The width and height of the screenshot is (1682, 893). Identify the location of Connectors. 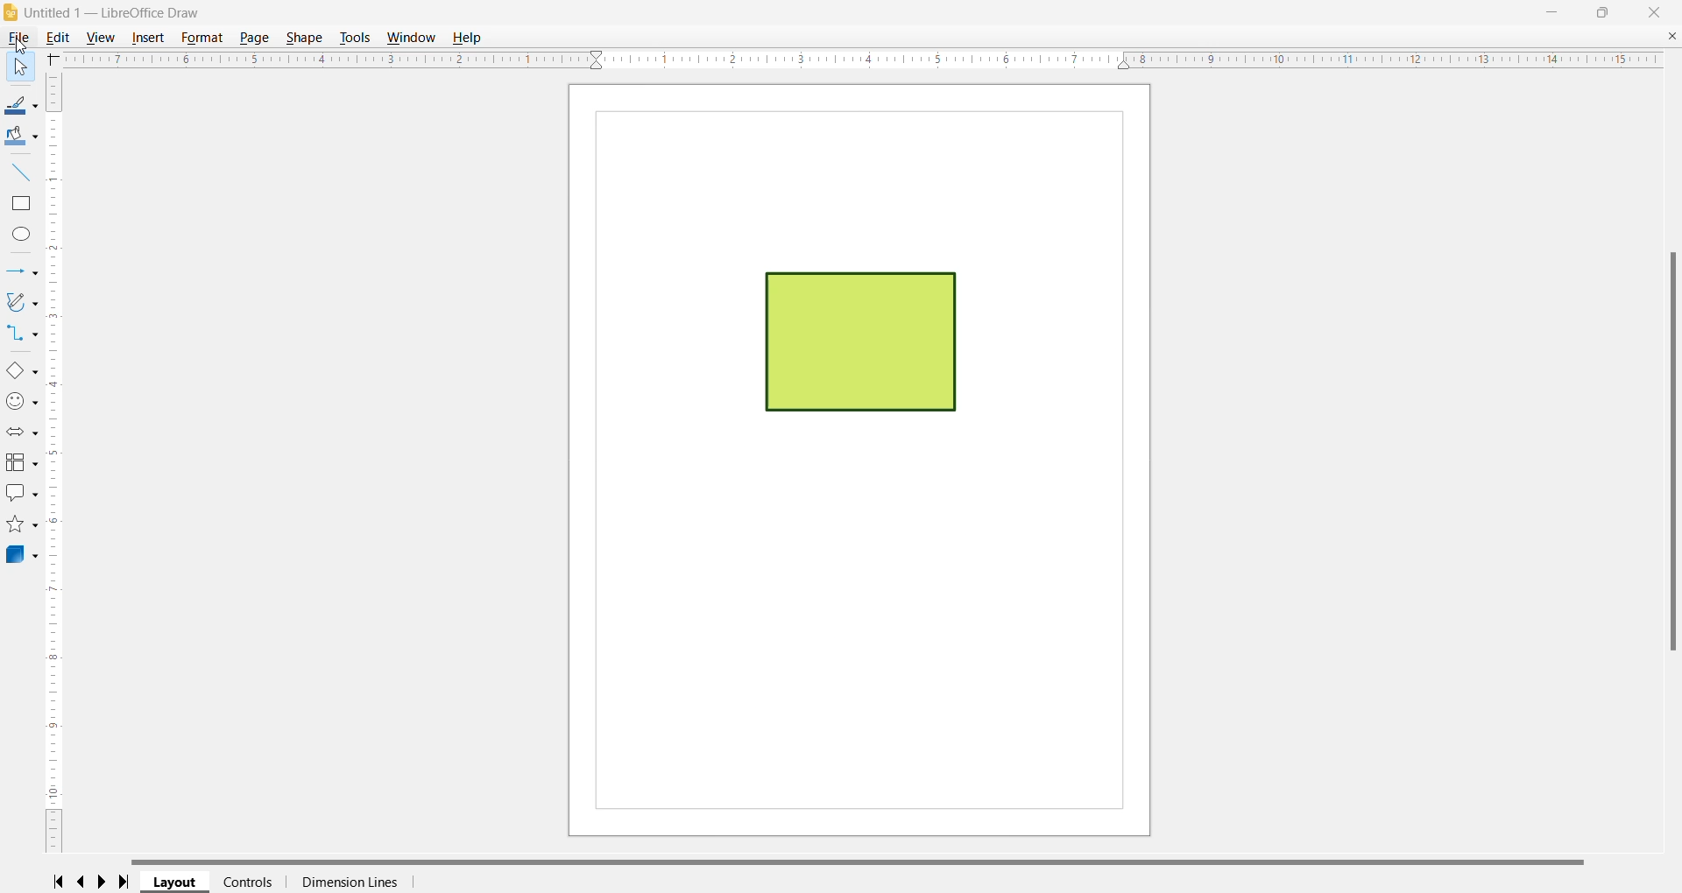
(20, 334).